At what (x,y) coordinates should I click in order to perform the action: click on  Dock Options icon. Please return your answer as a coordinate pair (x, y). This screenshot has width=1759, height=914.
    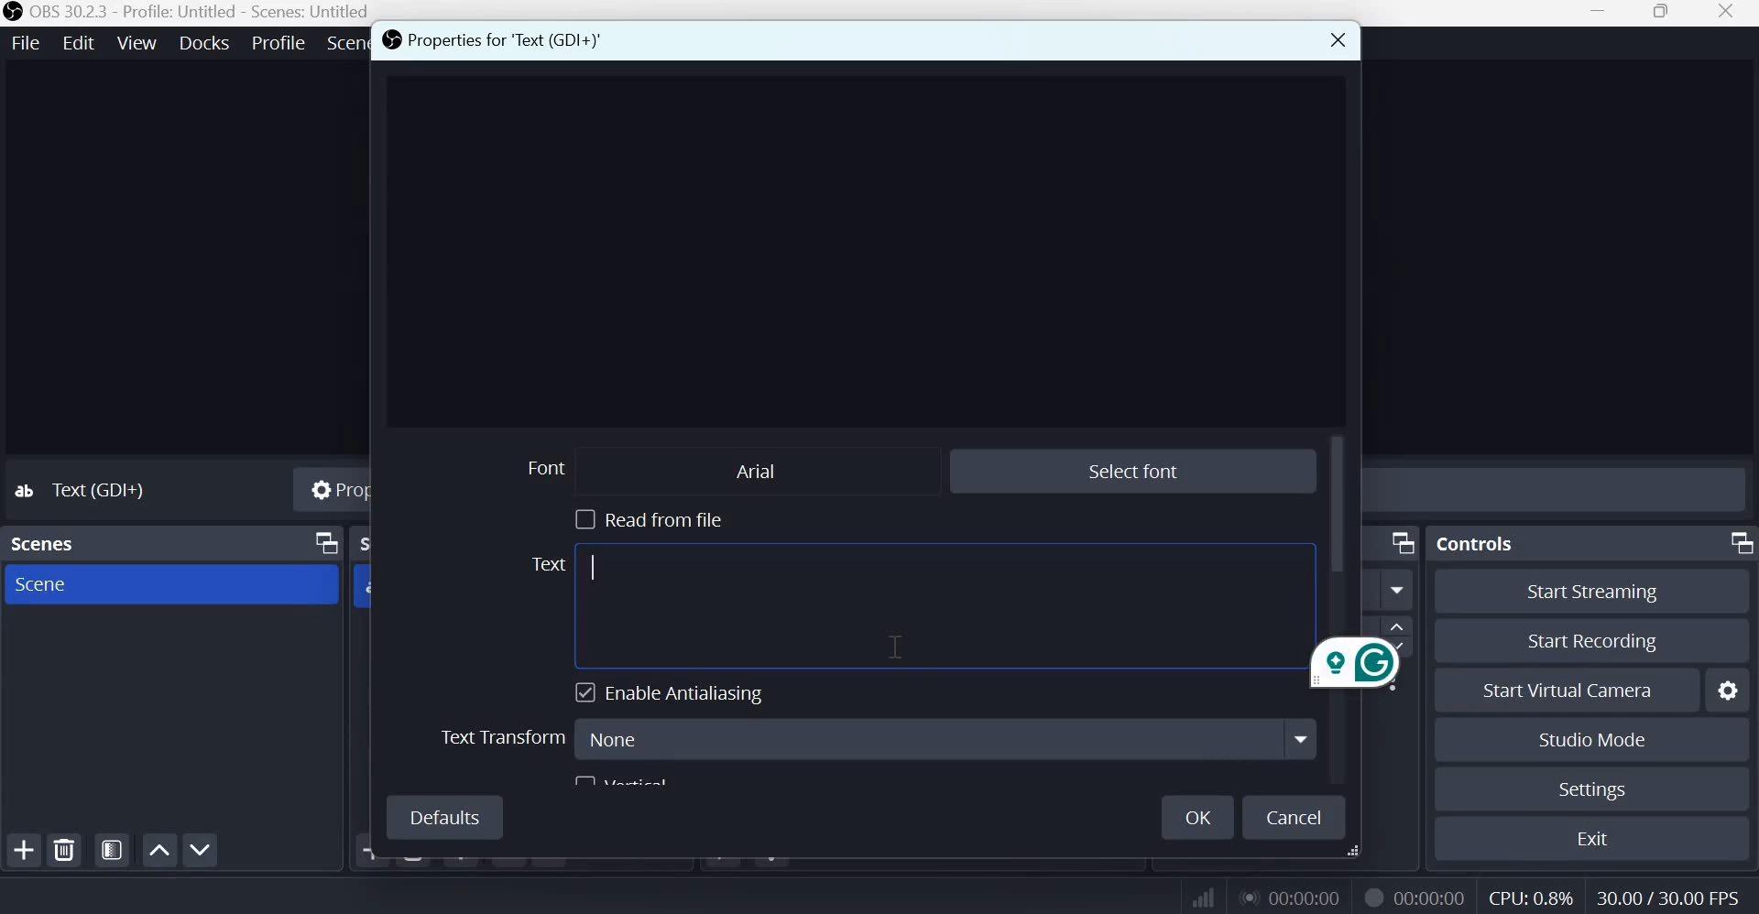
    Looking at the image, I should click on (1737, 542).